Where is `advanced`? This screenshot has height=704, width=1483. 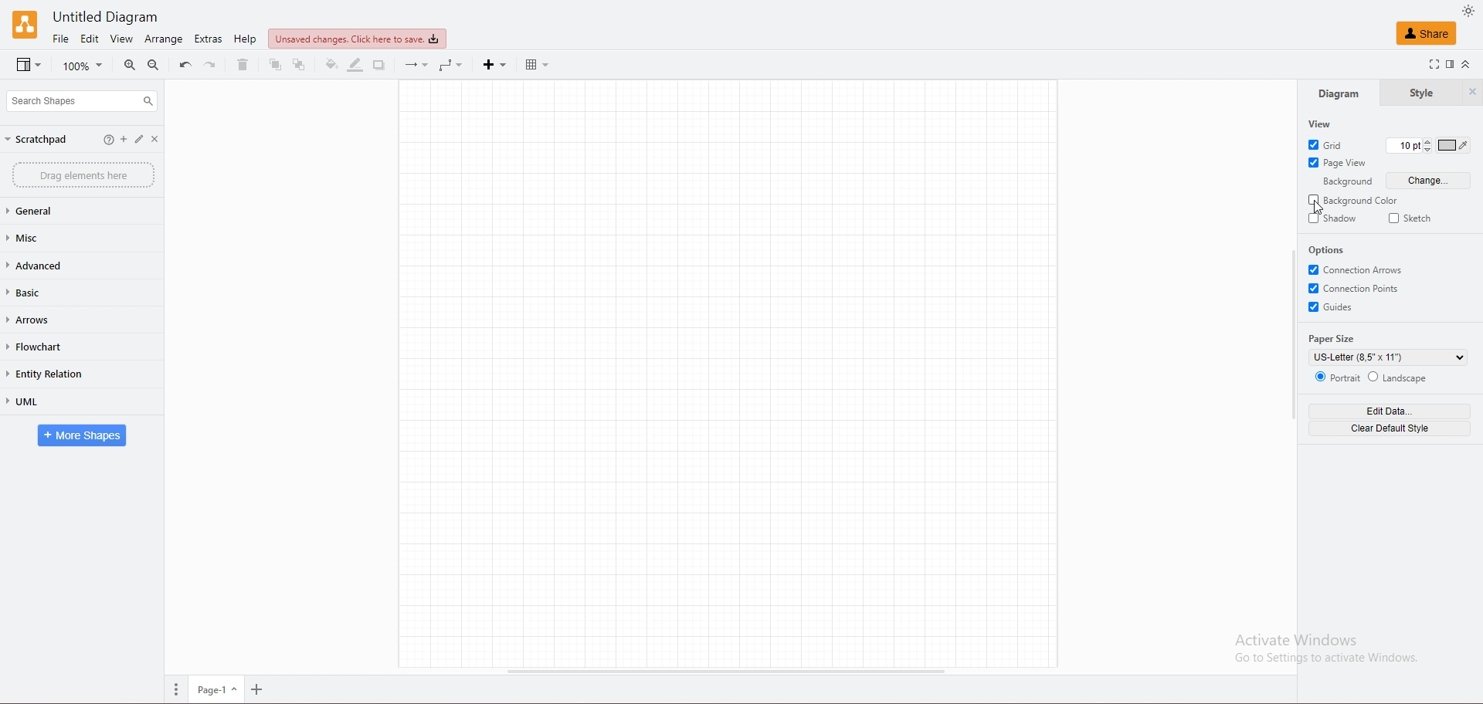
advanced is located at coordinates (66, 265).